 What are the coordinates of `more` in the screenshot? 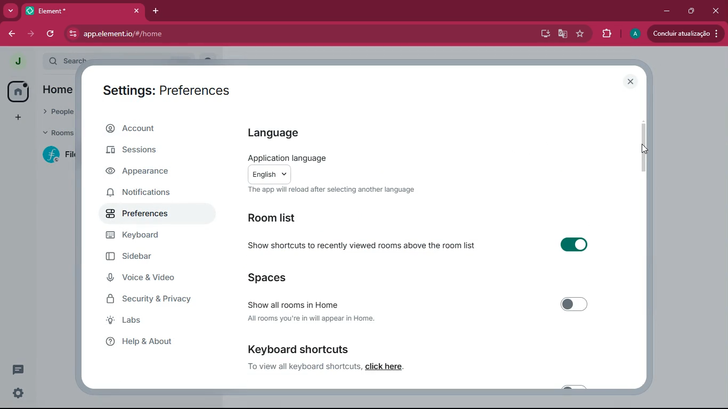 It's located at (11, 11).